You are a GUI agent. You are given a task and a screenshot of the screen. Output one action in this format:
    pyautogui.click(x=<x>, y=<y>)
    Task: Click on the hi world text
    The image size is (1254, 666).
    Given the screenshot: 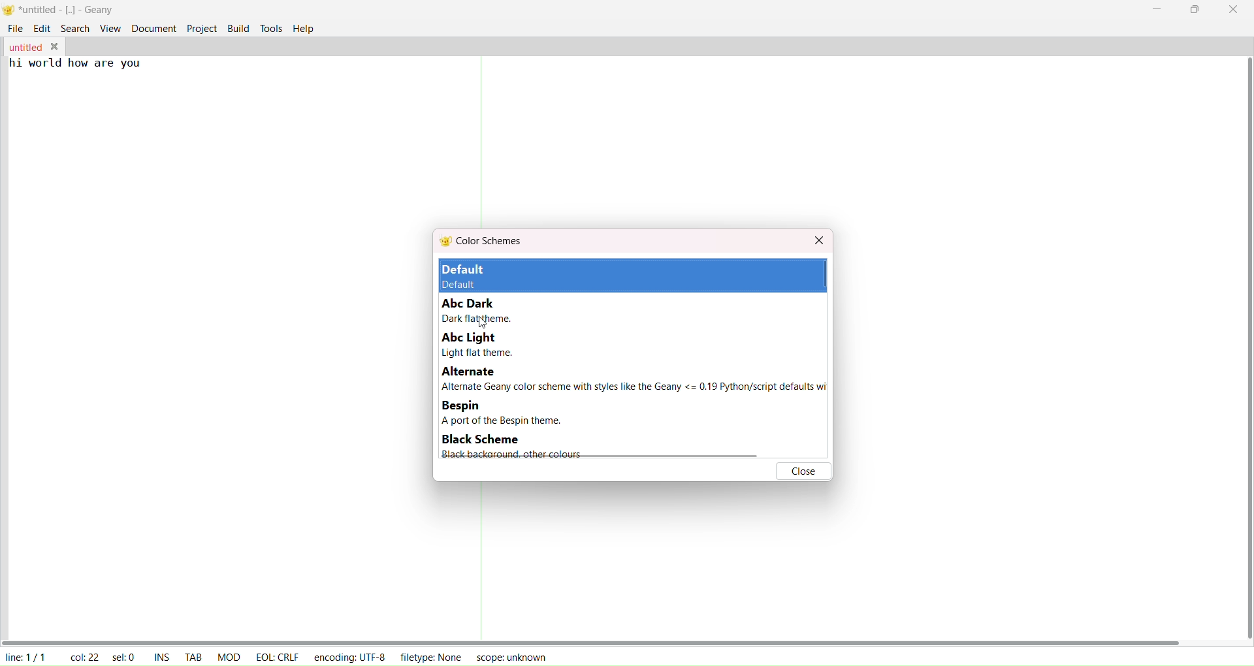 What is the action you would take?
    pyautogui.click(x=78, y=67)
    